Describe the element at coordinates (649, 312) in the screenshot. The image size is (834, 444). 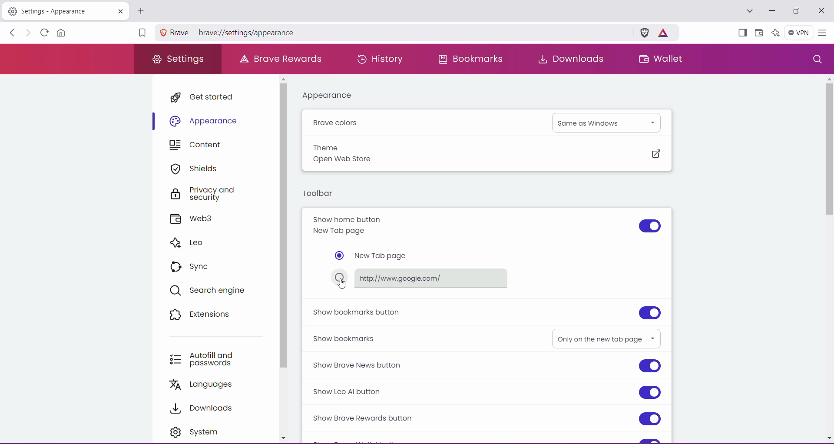
I see `Click to show bookmarks button` at that location.